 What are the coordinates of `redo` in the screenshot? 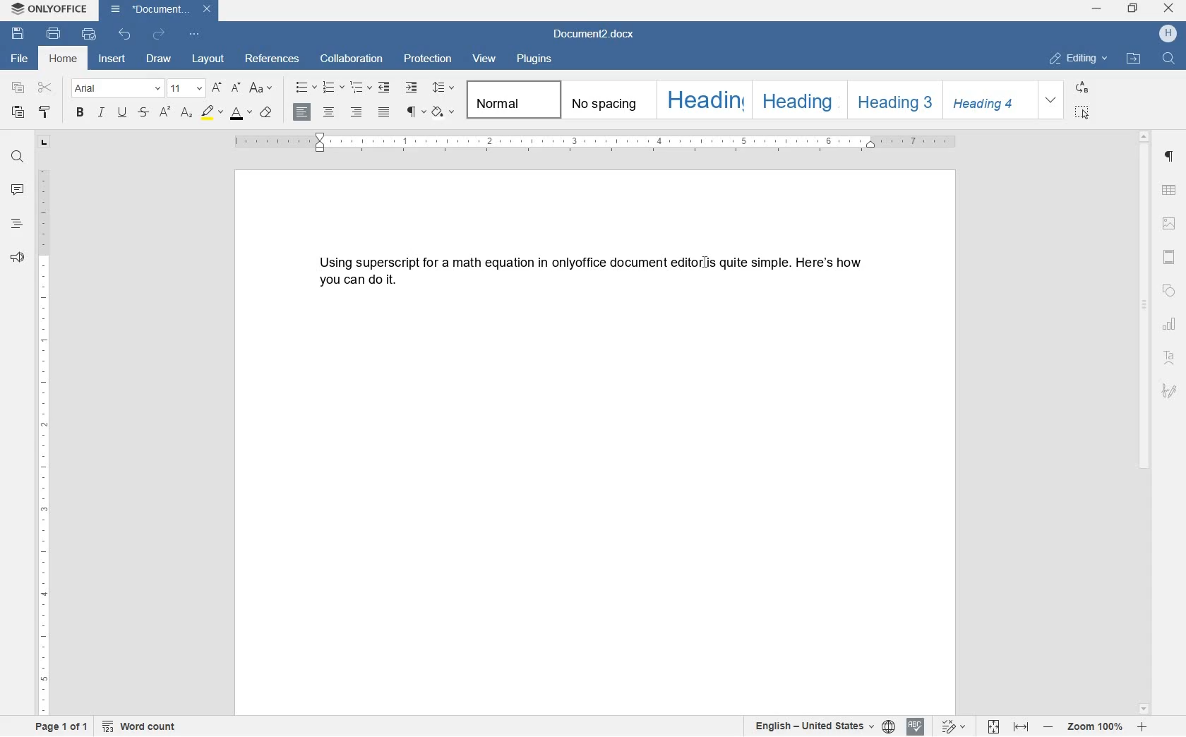 It's located at (157, 34).